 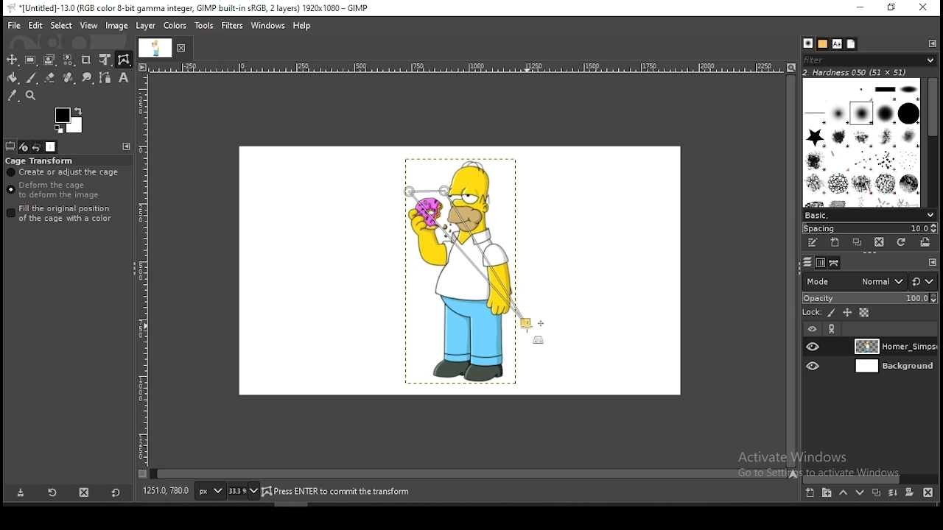 I want to click on cage transform tool, so click(x=124, y=60).